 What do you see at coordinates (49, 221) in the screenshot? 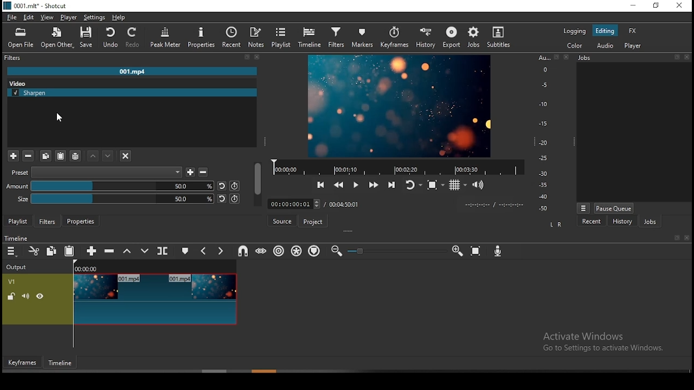
I see `filters` at bounding box center [49, 221].